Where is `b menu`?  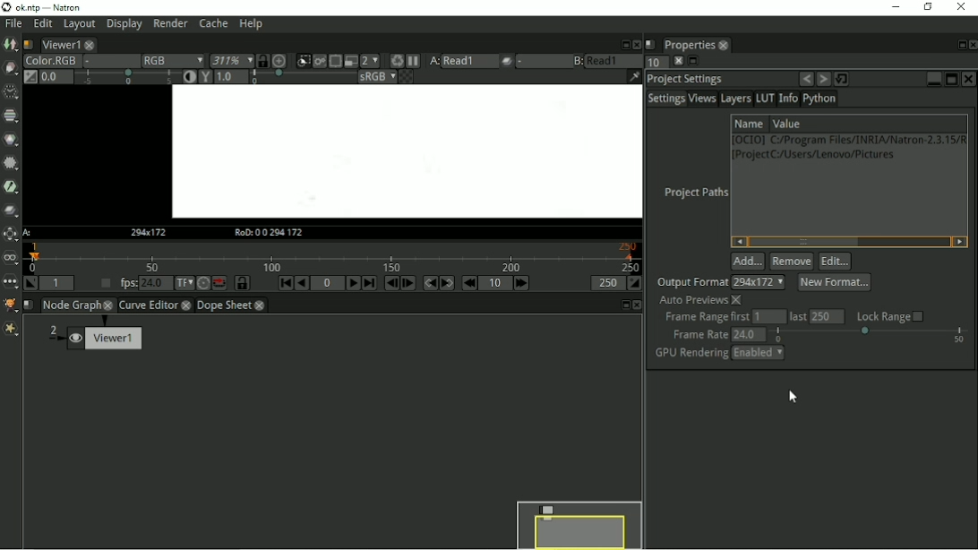 b menu is located at coordinates (614, 62).